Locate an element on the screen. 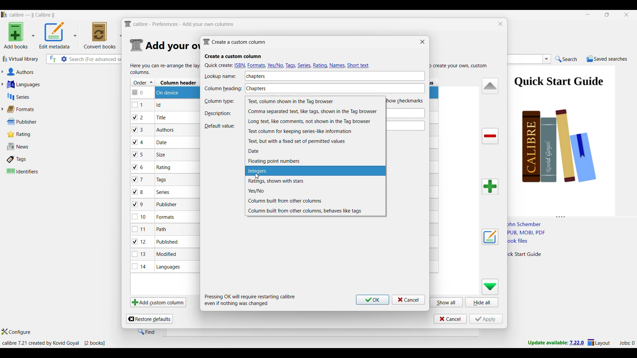 Image resolution: width=637 pixels, height=358 pixels. Text, column shown in the Tag browser is located at coordinates (315, 101).